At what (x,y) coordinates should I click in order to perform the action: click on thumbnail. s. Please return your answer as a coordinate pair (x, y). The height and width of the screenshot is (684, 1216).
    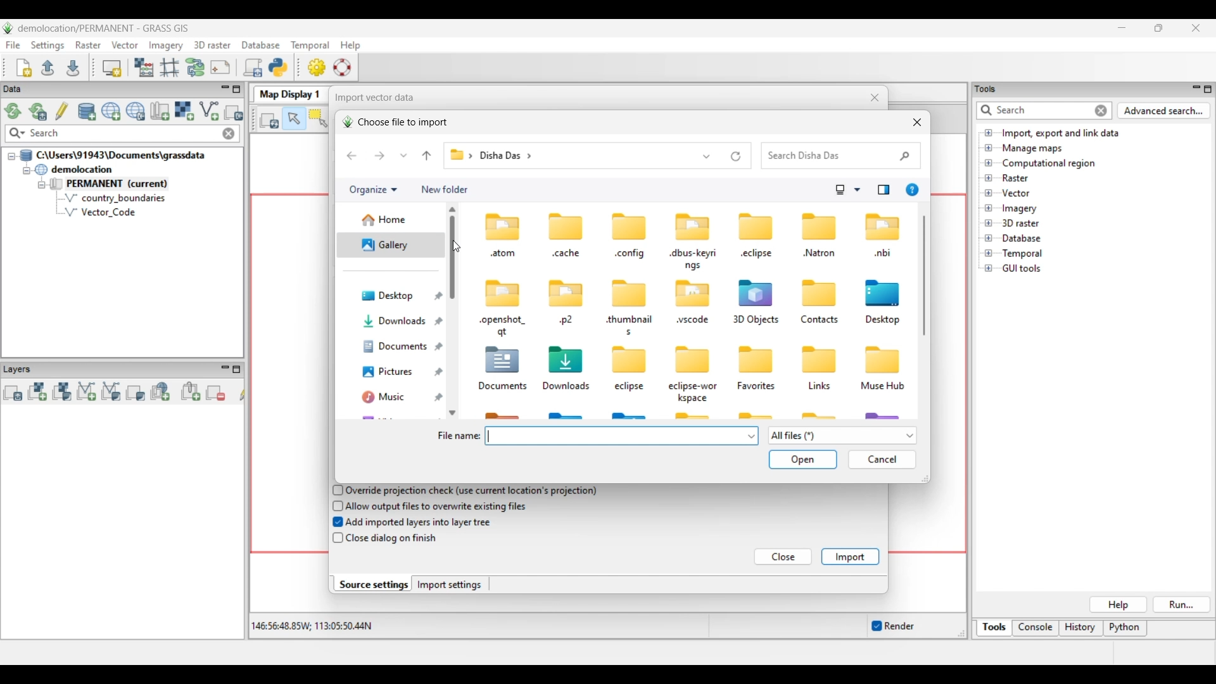
    Looking at the image, I should click on (628, 326).